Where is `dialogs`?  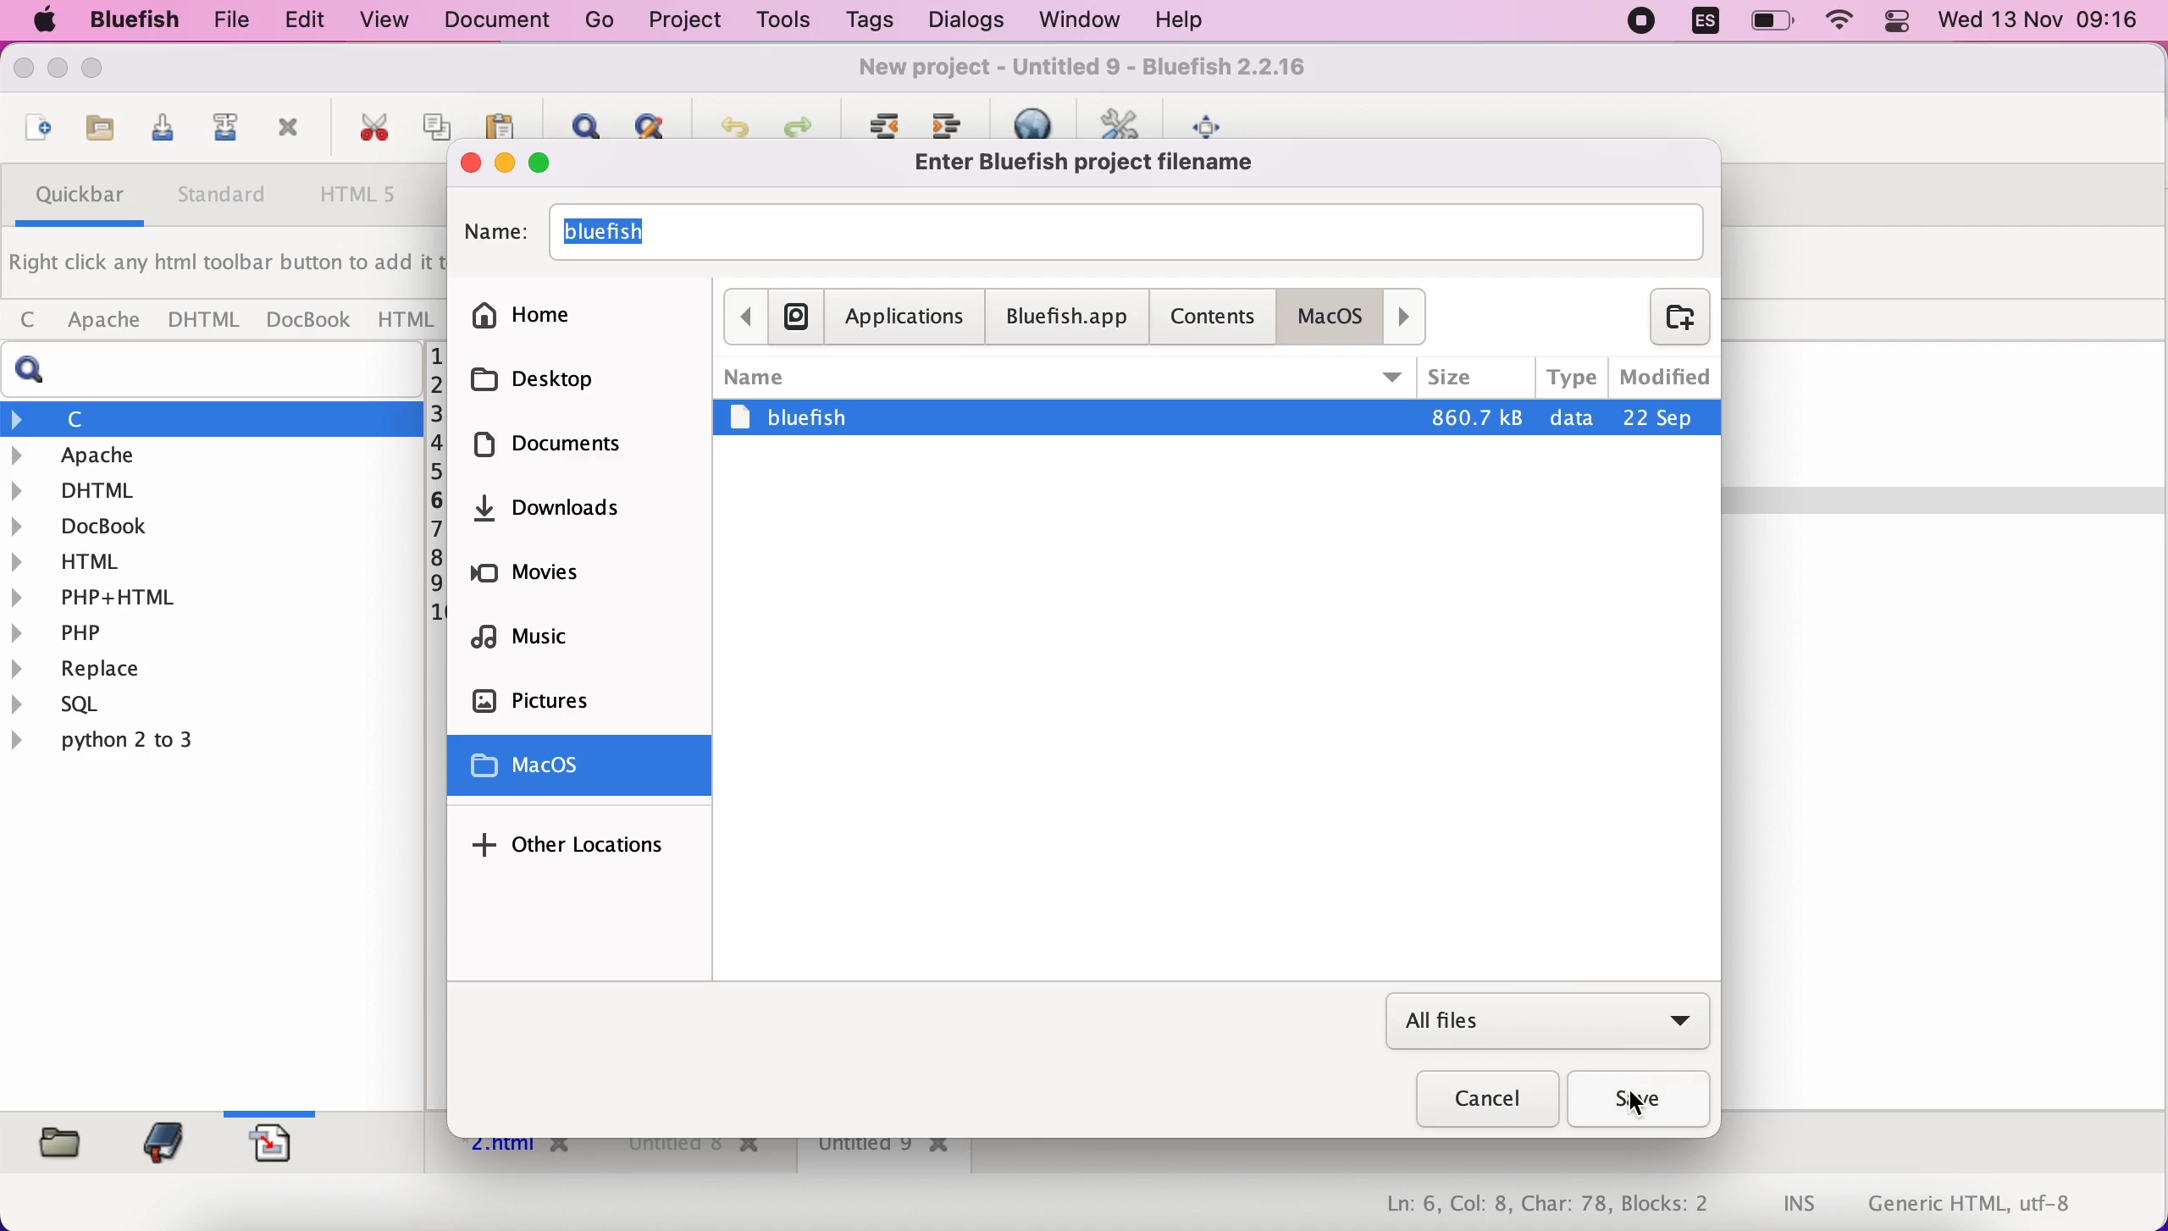
dialogs is located at coordinates (960, 20).